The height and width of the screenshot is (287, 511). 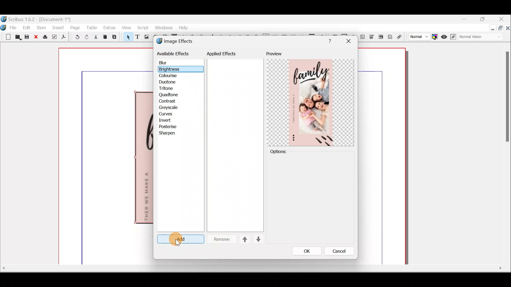 I want to click on Curves, so click(x=170, y=114).